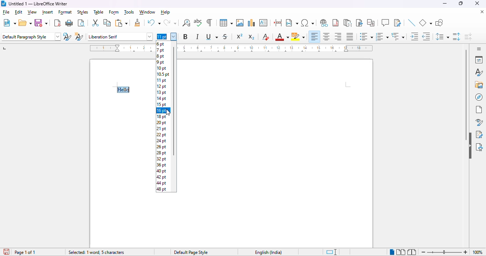 This screenshot has height=256, width=486. I want to click on insert hyperlink, so click(324, 23).